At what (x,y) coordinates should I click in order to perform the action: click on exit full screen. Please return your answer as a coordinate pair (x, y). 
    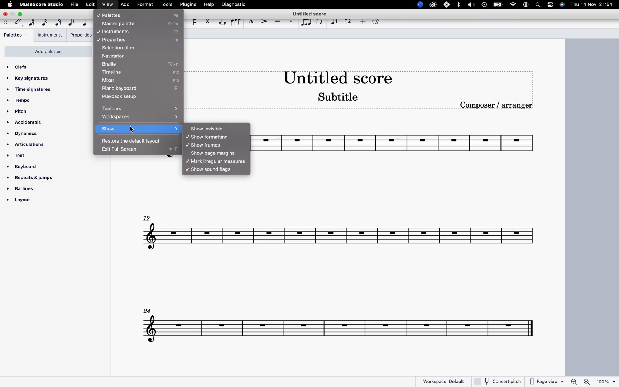
    Looking at the image, I should click on (129, 149).